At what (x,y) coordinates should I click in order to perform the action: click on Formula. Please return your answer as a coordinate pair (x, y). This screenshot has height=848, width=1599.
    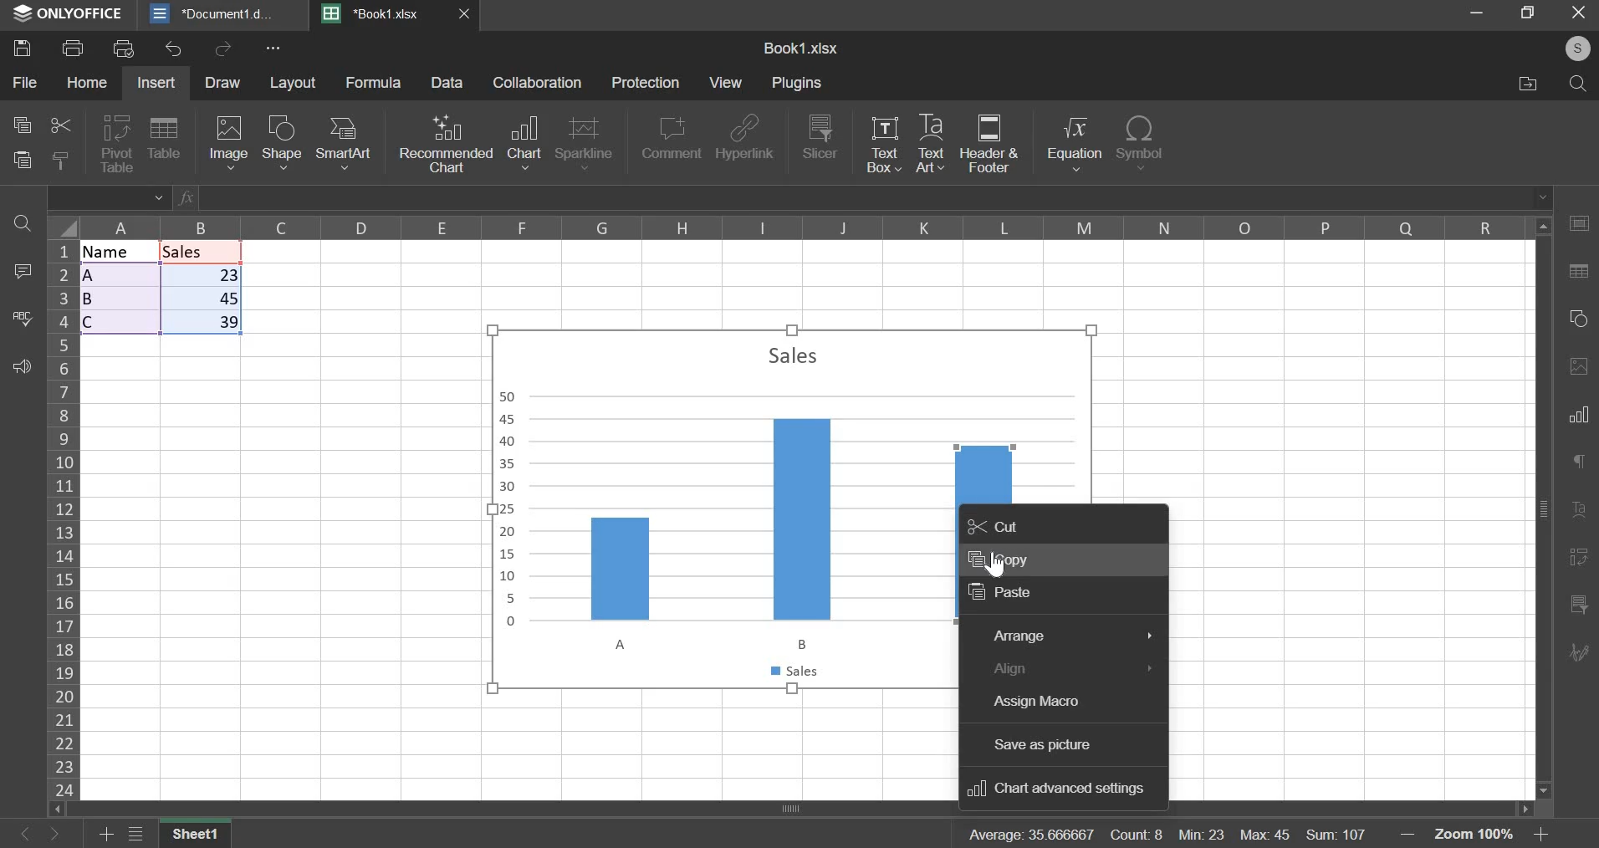
    Looking at the image, I should click on (185, 197).